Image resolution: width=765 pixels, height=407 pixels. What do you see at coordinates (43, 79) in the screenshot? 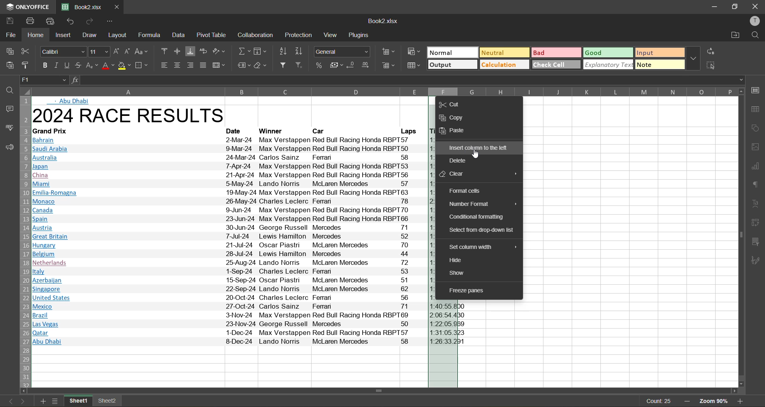
I see `cell address` at bounding box center [43, 79].